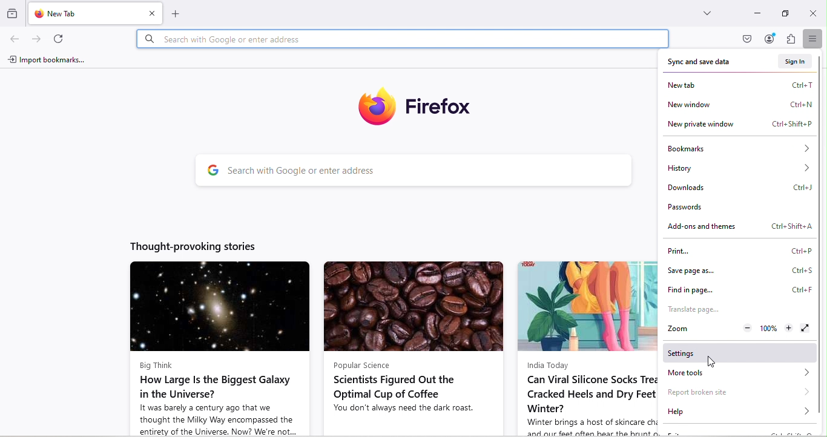 The height and width of the screenshot is (437, 827). I want to click on Maximize, so click(784, 14).